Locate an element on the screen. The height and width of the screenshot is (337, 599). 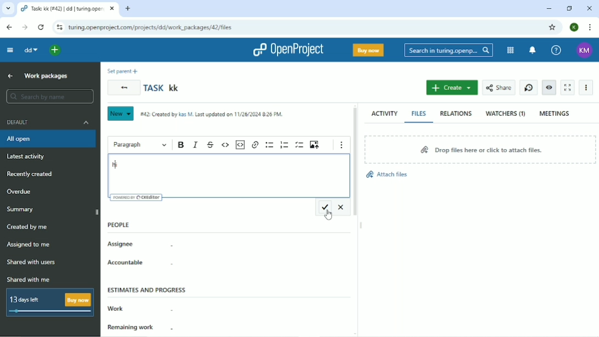
Task kk is located at coordinates (163, 88).